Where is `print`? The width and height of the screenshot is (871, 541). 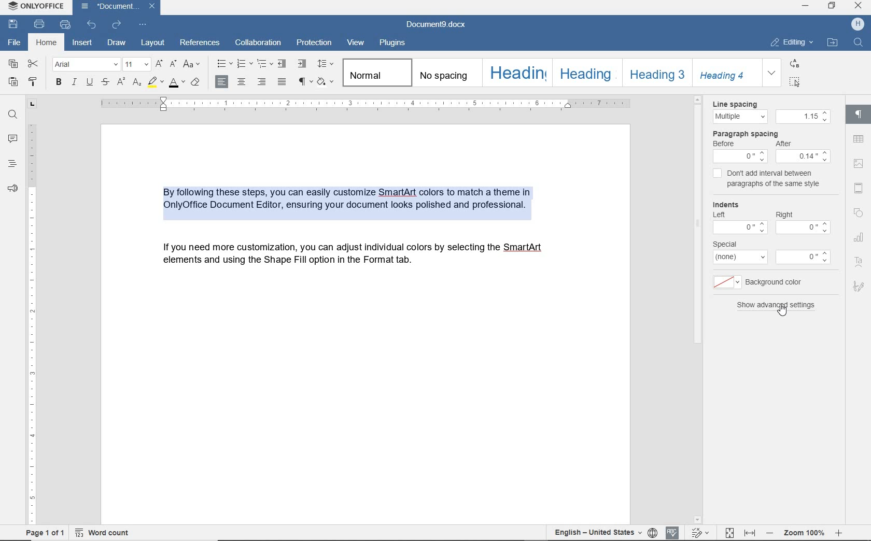
print is located at coordinates (39, 23).